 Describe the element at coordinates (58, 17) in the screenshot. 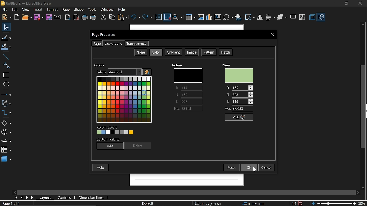

I see `Attach` at that location.